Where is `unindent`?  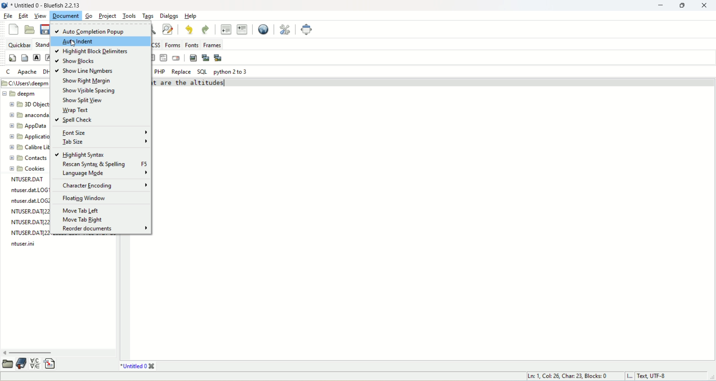
unindent is located at coordinates (226, 29).